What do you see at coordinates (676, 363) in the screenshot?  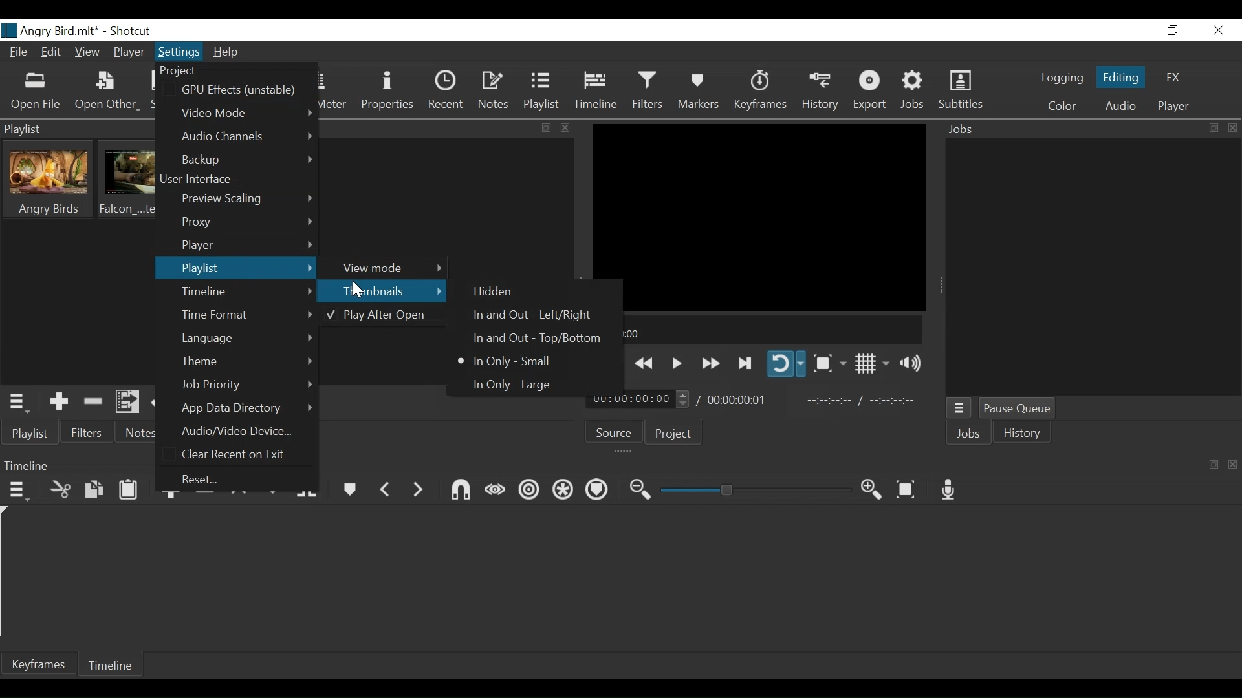 I see `Toggle play or pause (space)` at bounding box center [676, 363].